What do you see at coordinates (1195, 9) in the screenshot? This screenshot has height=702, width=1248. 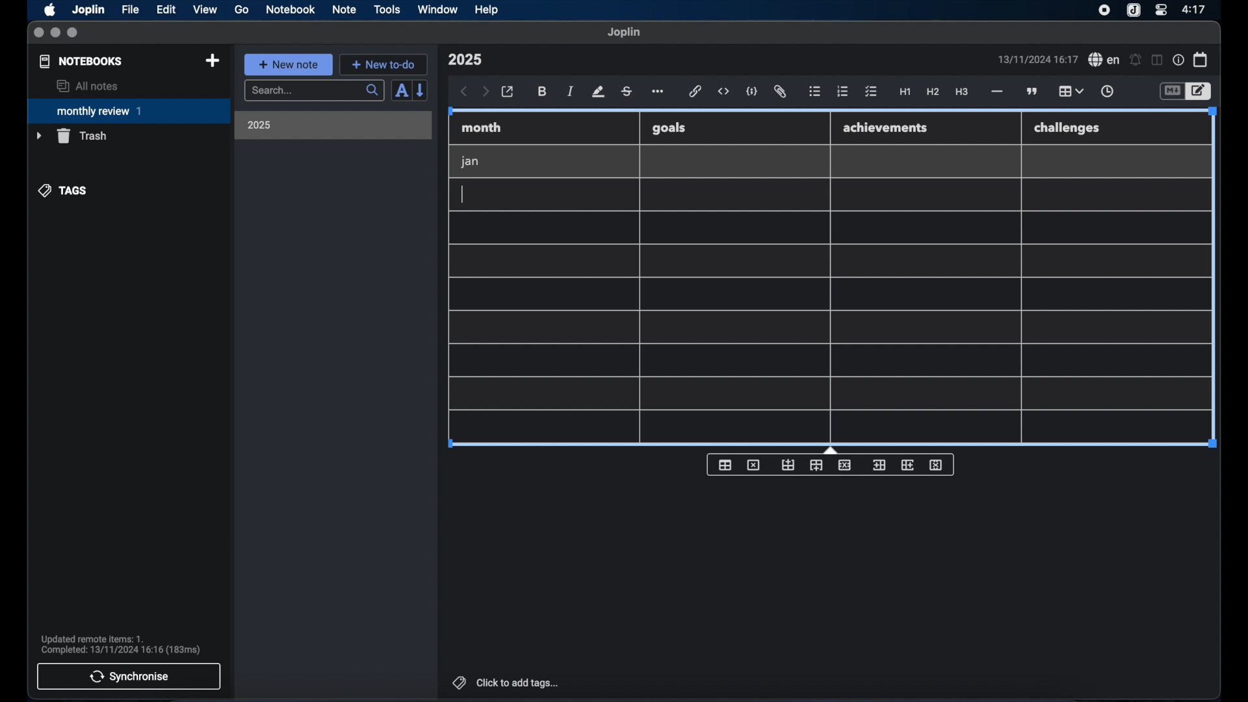 I see `time` at bounding box center [1195, 9].